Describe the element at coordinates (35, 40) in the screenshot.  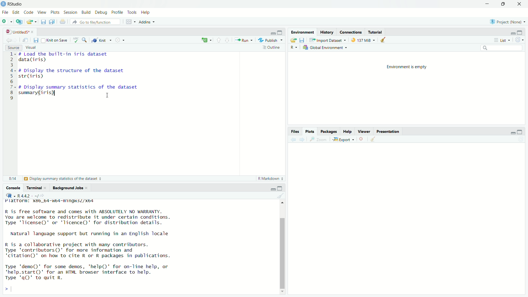
I see `Save` at that location.